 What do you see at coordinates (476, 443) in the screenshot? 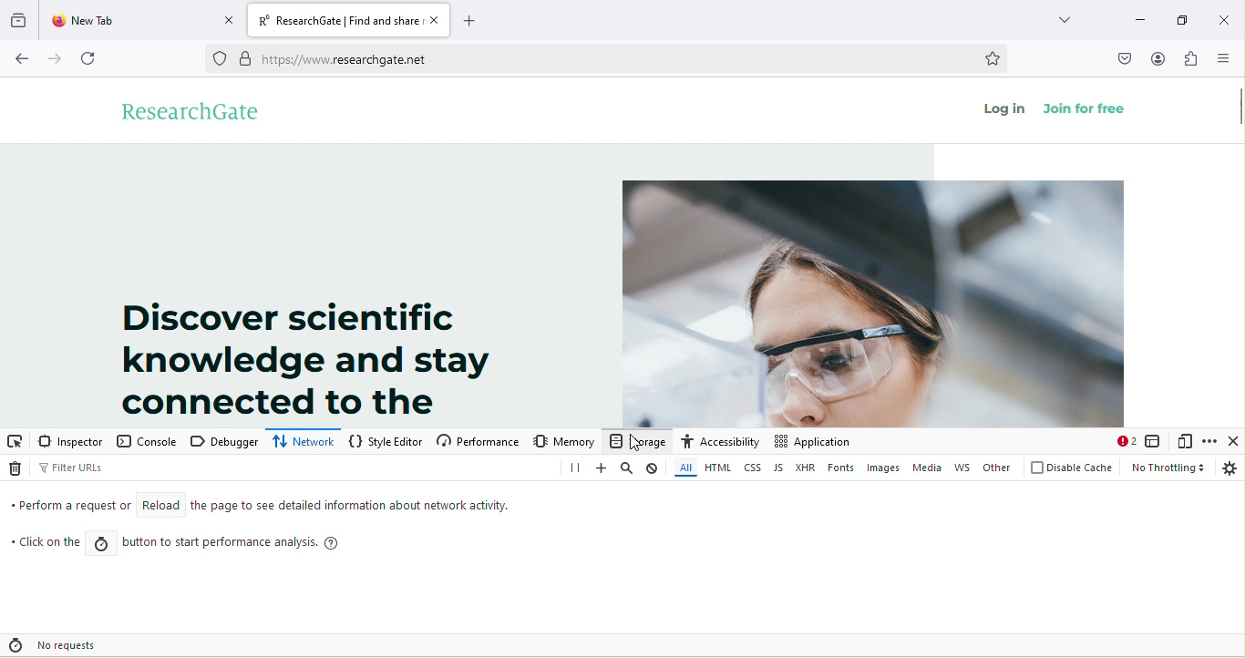
I see `performance` at bounding box center [476, 443].